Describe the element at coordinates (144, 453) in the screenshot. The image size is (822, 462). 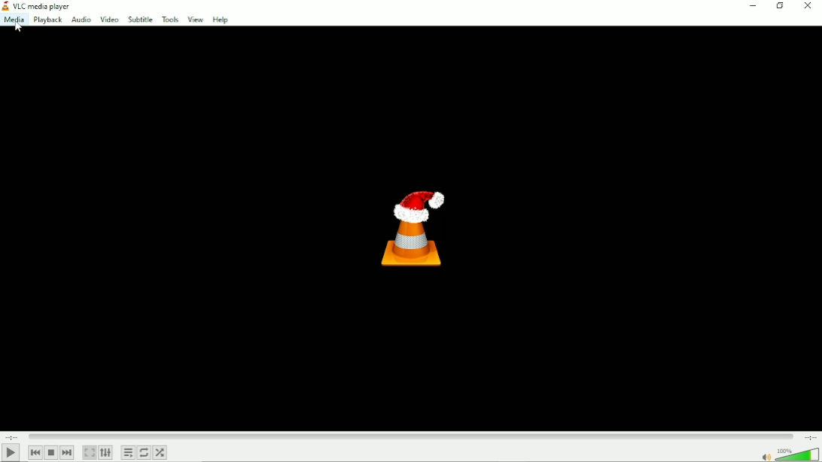
I see `Toggle between loop all, loop one and no loop` at that location.